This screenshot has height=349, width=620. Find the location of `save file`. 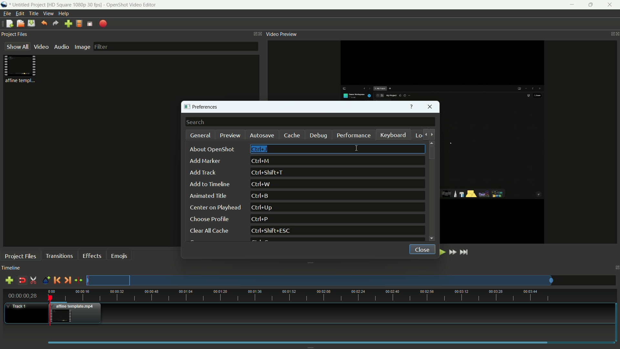

save file is located at coordinates (31, 23).